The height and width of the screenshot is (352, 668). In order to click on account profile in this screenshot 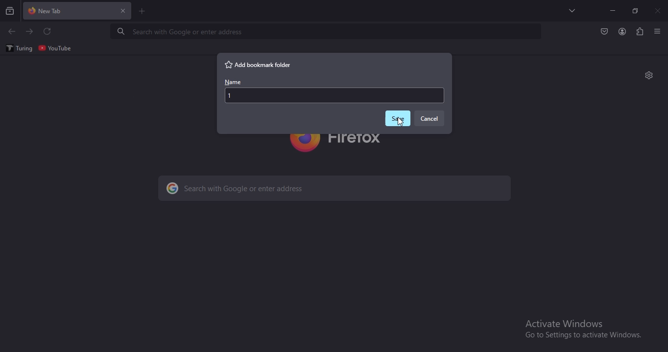, I will do `click(621, 32)`.